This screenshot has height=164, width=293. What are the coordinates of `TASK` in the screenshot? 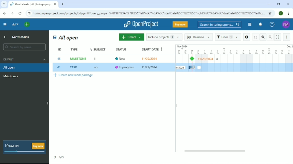 It's located at (75, 67).